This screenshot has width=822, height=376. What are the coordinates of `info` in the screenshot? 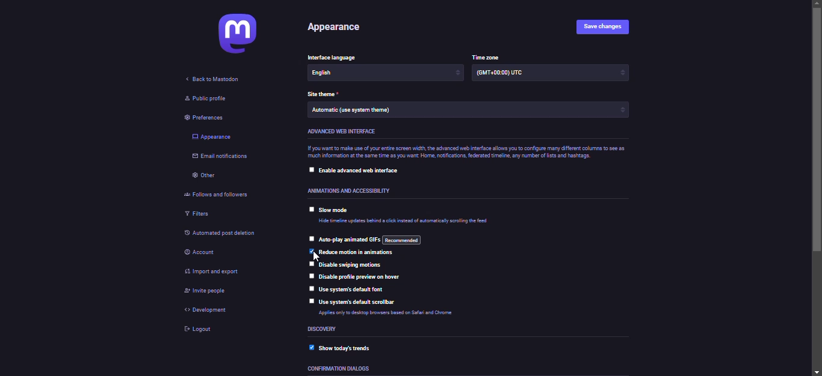 It's located at (471, 151).